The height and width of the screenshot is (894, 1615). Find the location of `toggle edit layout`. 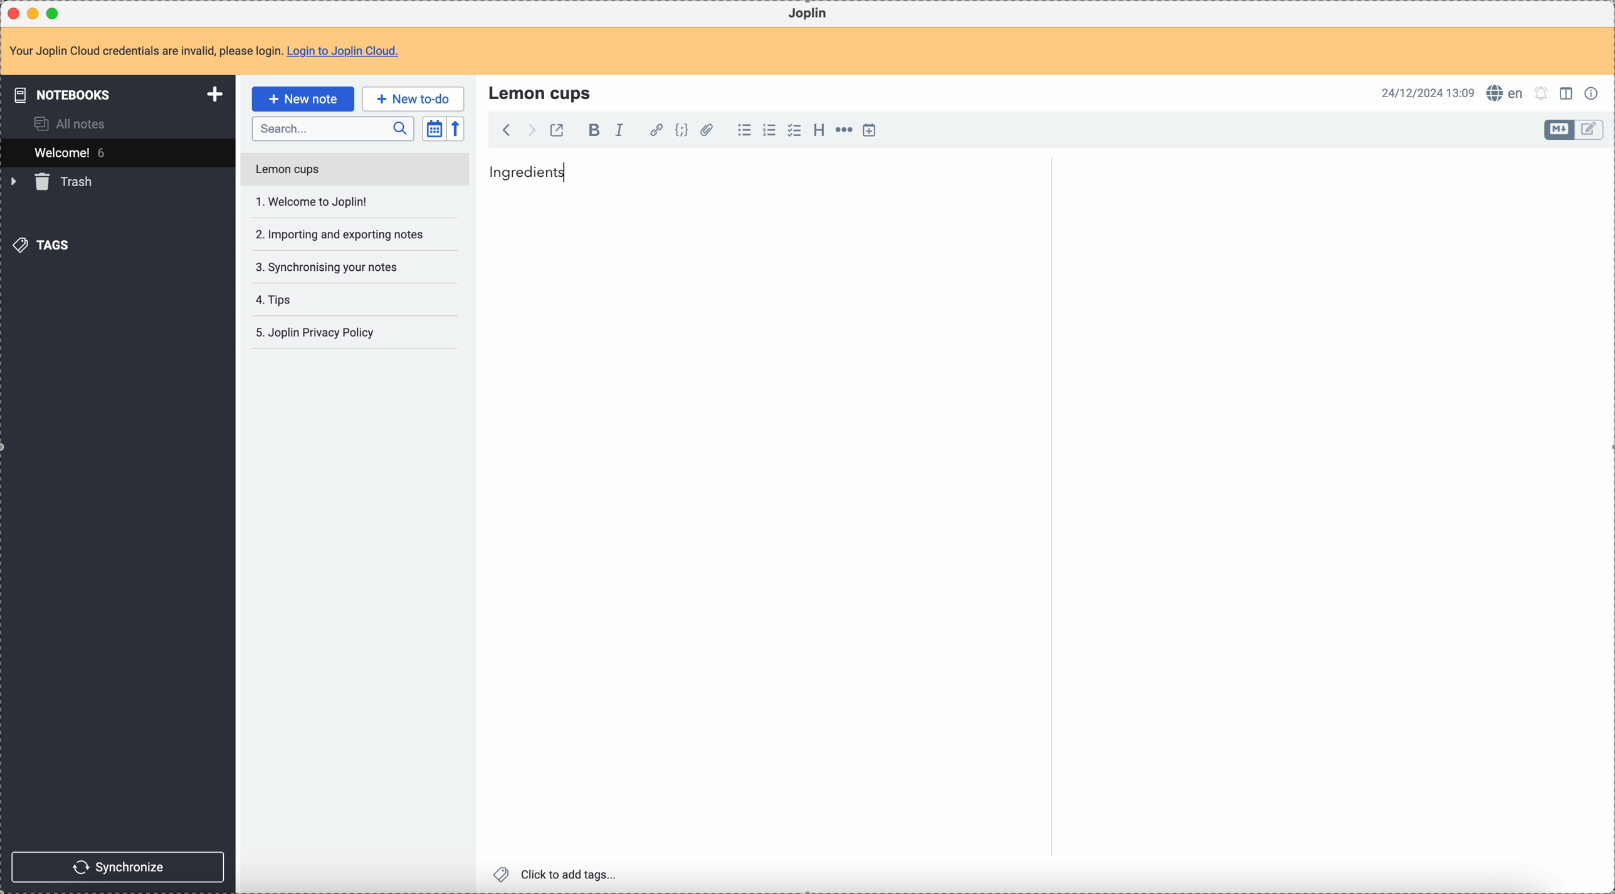

toggle edit layout is located at coordinates (1568, 92).